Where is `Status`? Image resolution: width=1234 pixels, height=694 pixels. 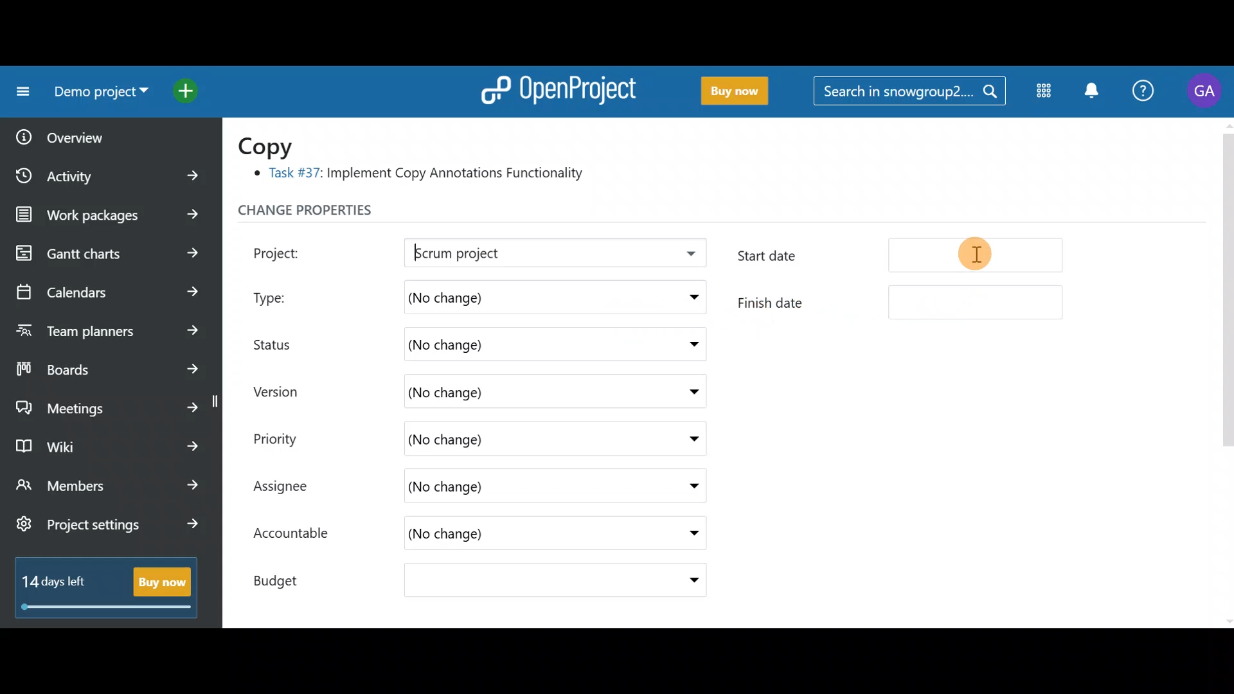 Status is located at coordinates (283, 343).